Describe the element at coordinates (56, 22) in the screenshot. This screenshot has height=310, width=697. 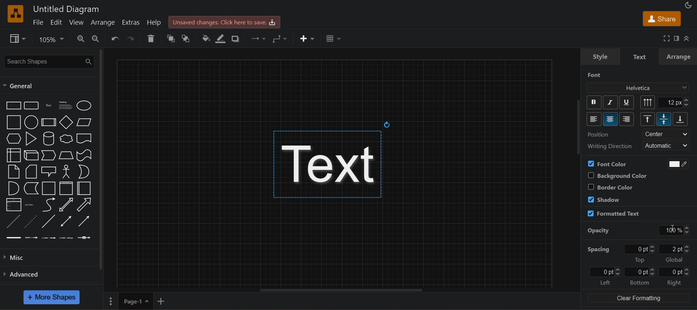
I see `edit` at that location.